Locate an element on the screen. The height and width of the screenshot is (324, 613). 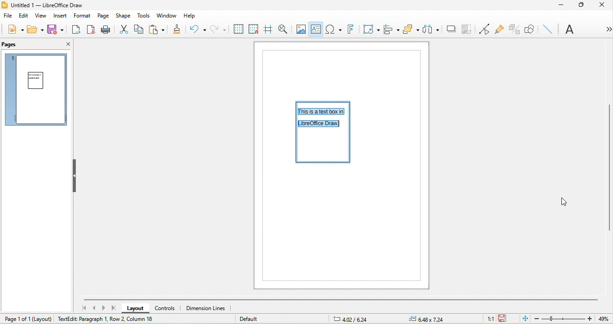
redo is located at coordinates (219, 30).